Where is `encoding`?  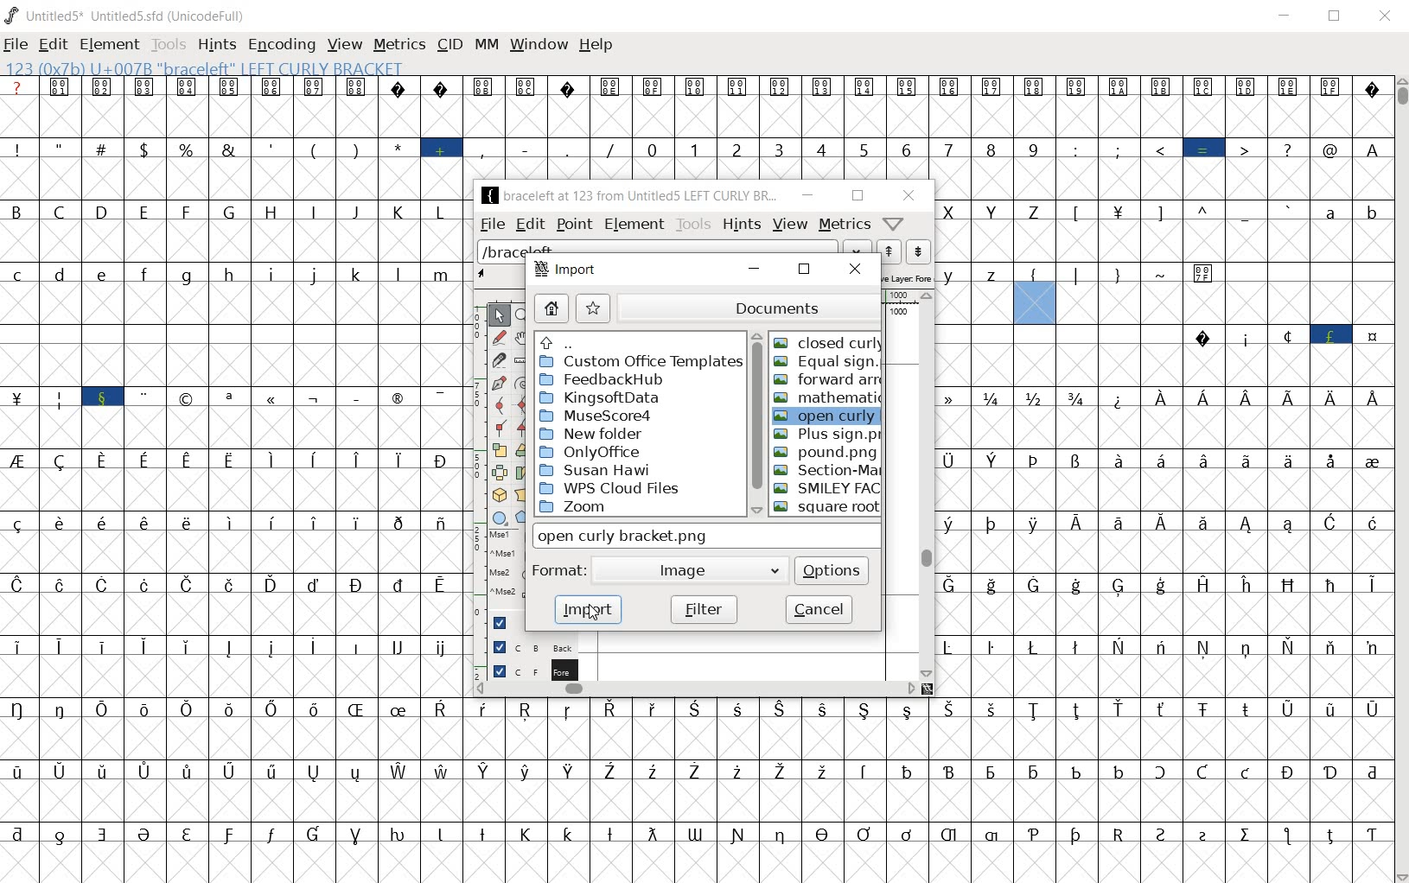 encoding is located at coordinates (281, 43).